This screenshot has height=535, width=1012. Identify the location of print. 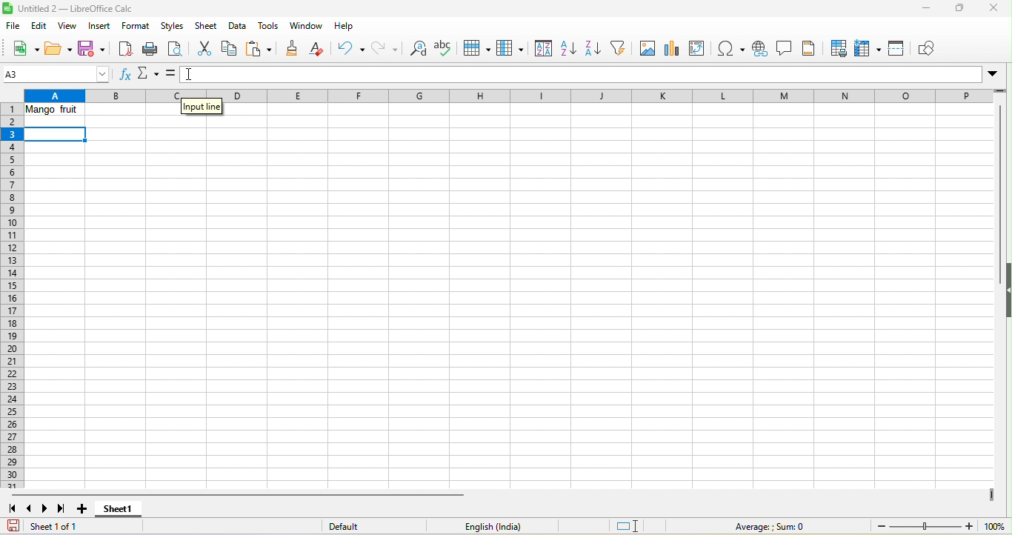
(150, 49).